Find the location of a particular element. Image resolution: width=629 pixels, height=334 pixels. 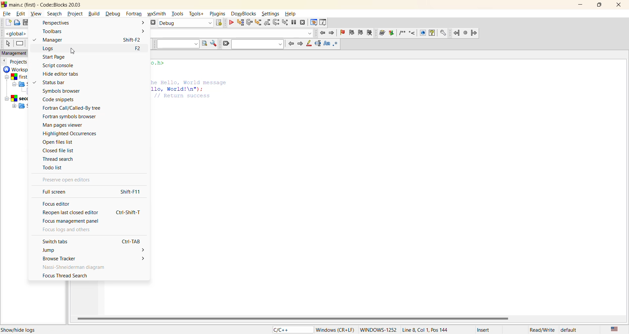

projects is located at coordinates (22, 63).